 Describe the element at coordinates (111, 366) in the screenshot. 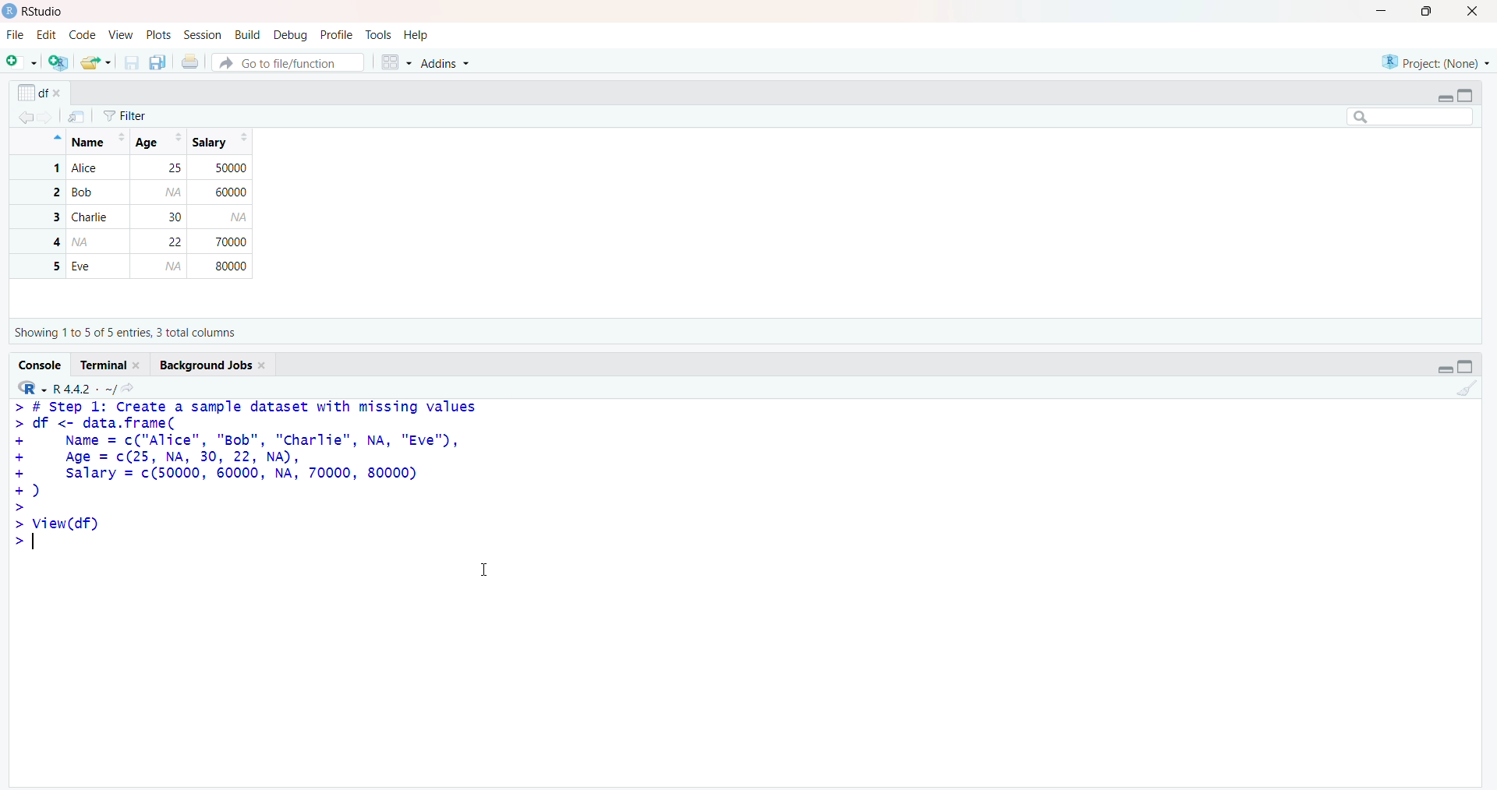

I see `Terminal` at that location.